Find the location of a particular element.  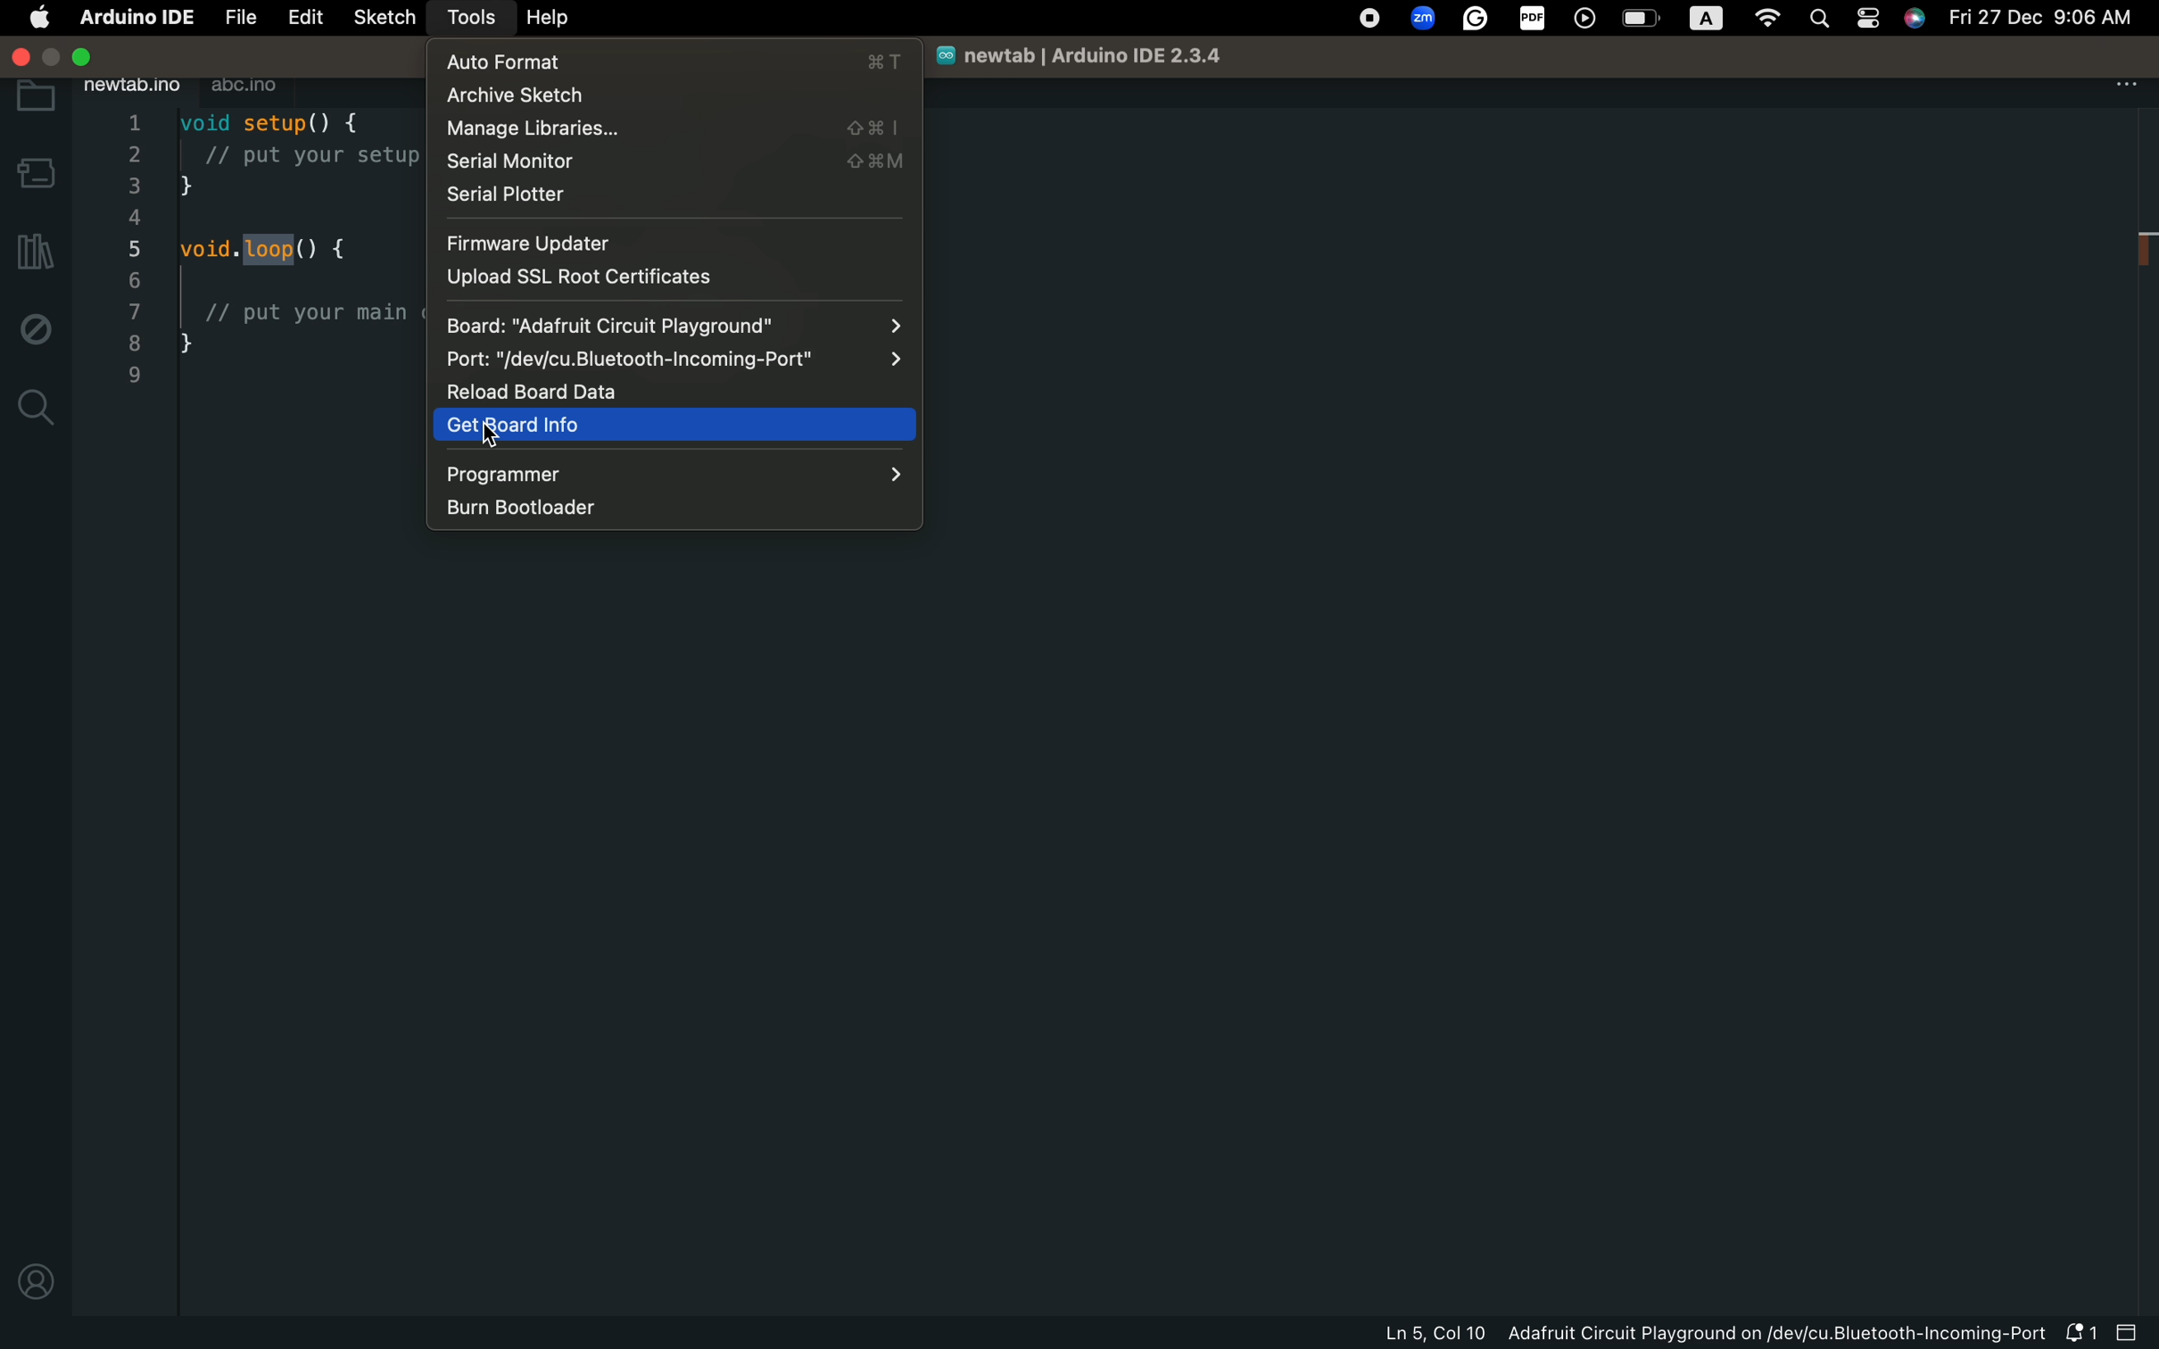

Adafruit Circuit Playground on/dev/cu.Bluetooth-Incoming-Port is located at coordinates (1781, 1333).